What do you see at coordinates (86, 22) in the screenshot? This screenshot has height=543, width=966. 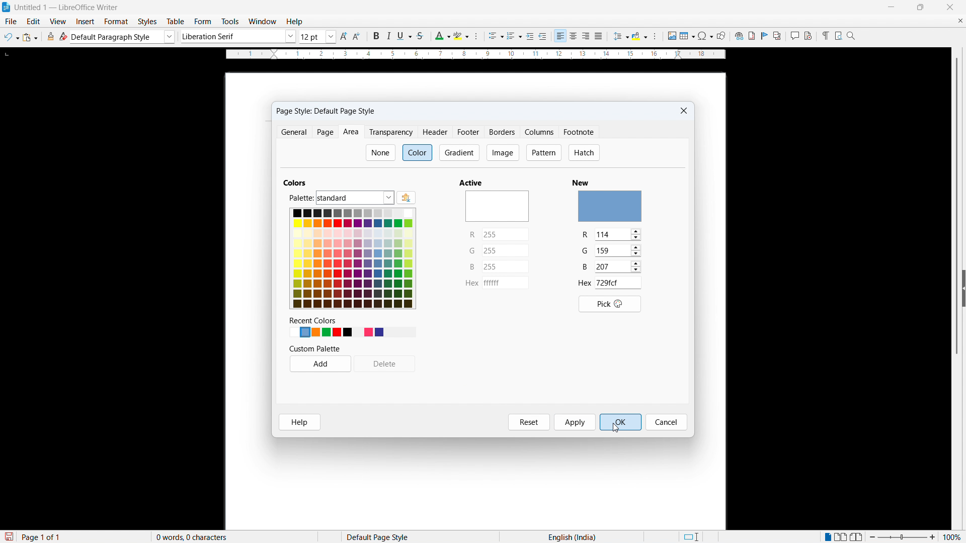 I see `Insert ` at bounding box center [86, 22].